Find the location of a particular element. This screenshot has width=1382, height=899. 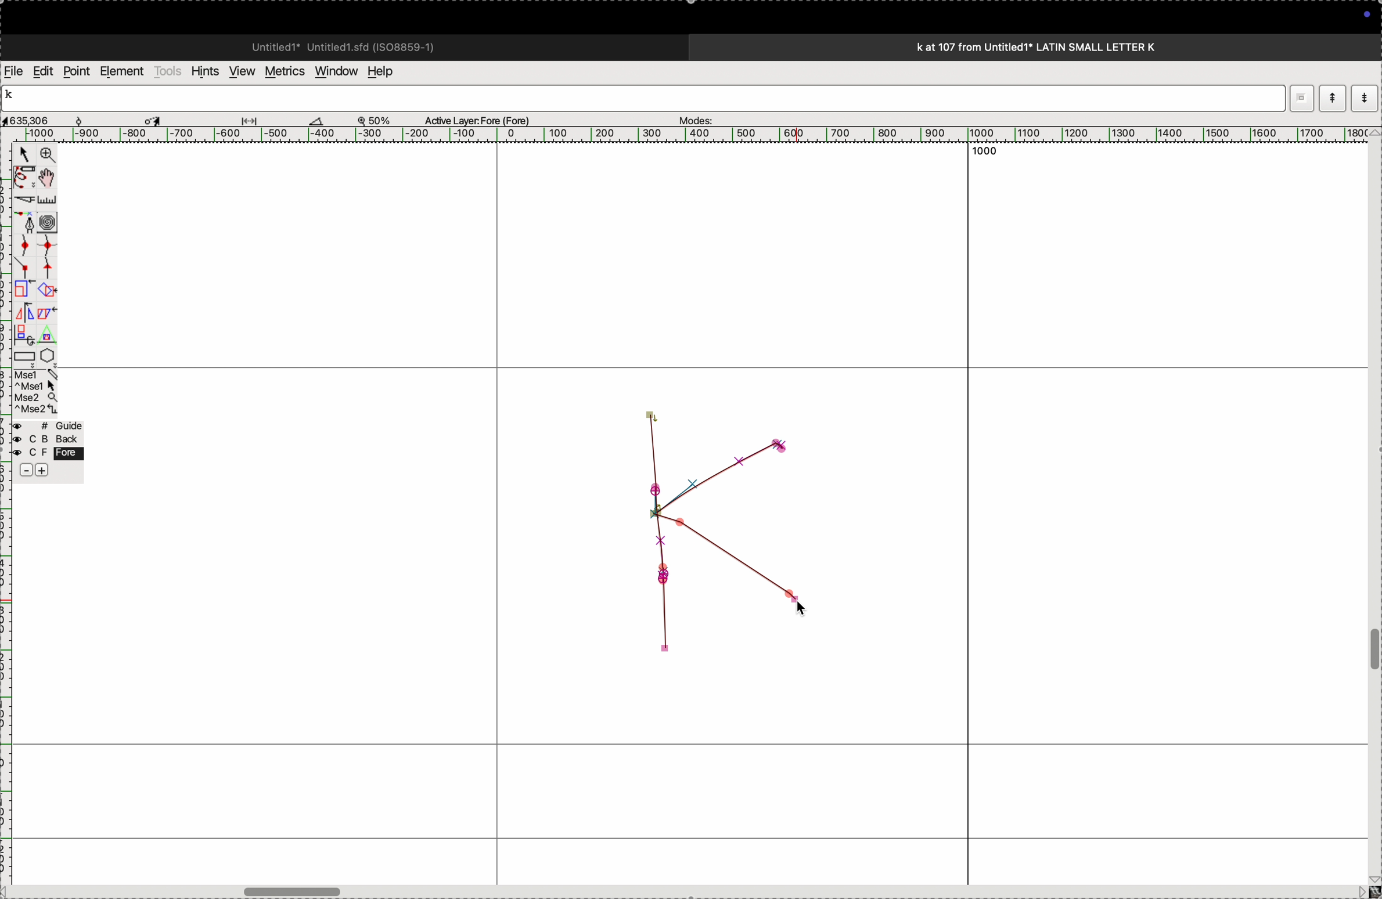

window is located at coordinates (334, 70).